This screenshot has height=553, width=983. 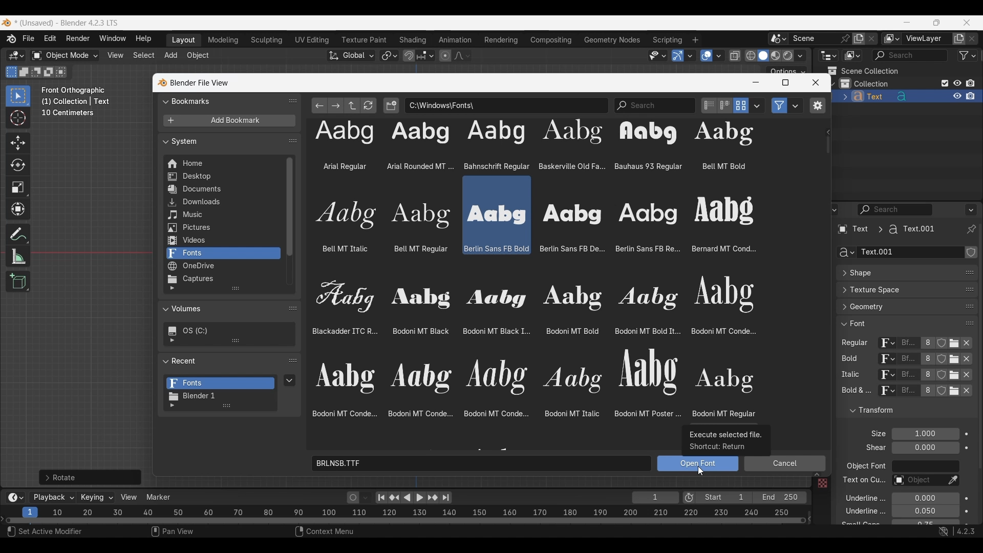 What do you see at coordinates (972, 209) in the screenshot?
I see `Options for the properties editor` at bounding box center [972, 209].